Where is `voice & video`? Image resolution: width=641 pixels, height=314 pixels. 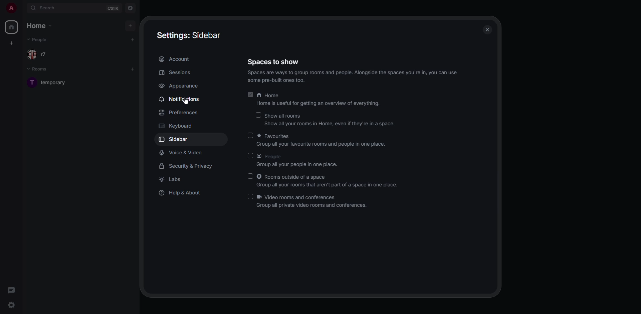 voice & video is located at coordinates (182, 153).